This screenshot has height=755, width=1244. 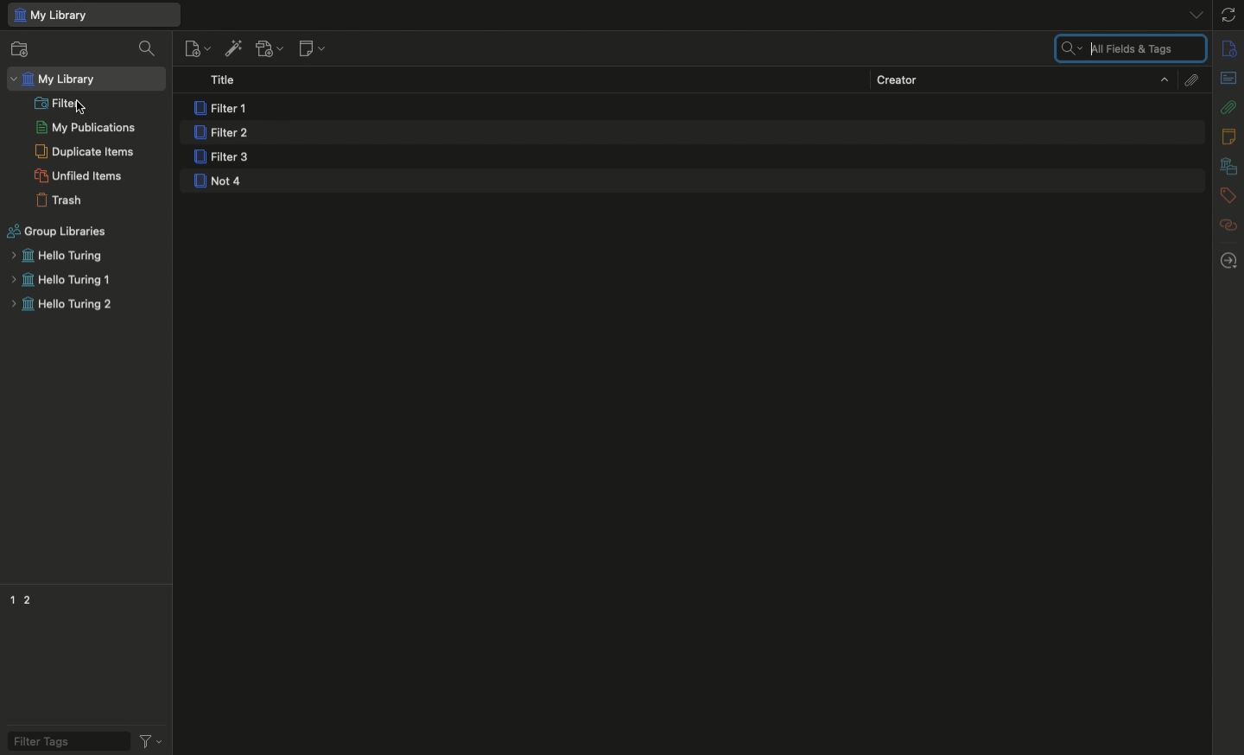 What do you see at coordinates (20, 51) in the screenshot?
I see `New collection` at bounding box center [20, 51].